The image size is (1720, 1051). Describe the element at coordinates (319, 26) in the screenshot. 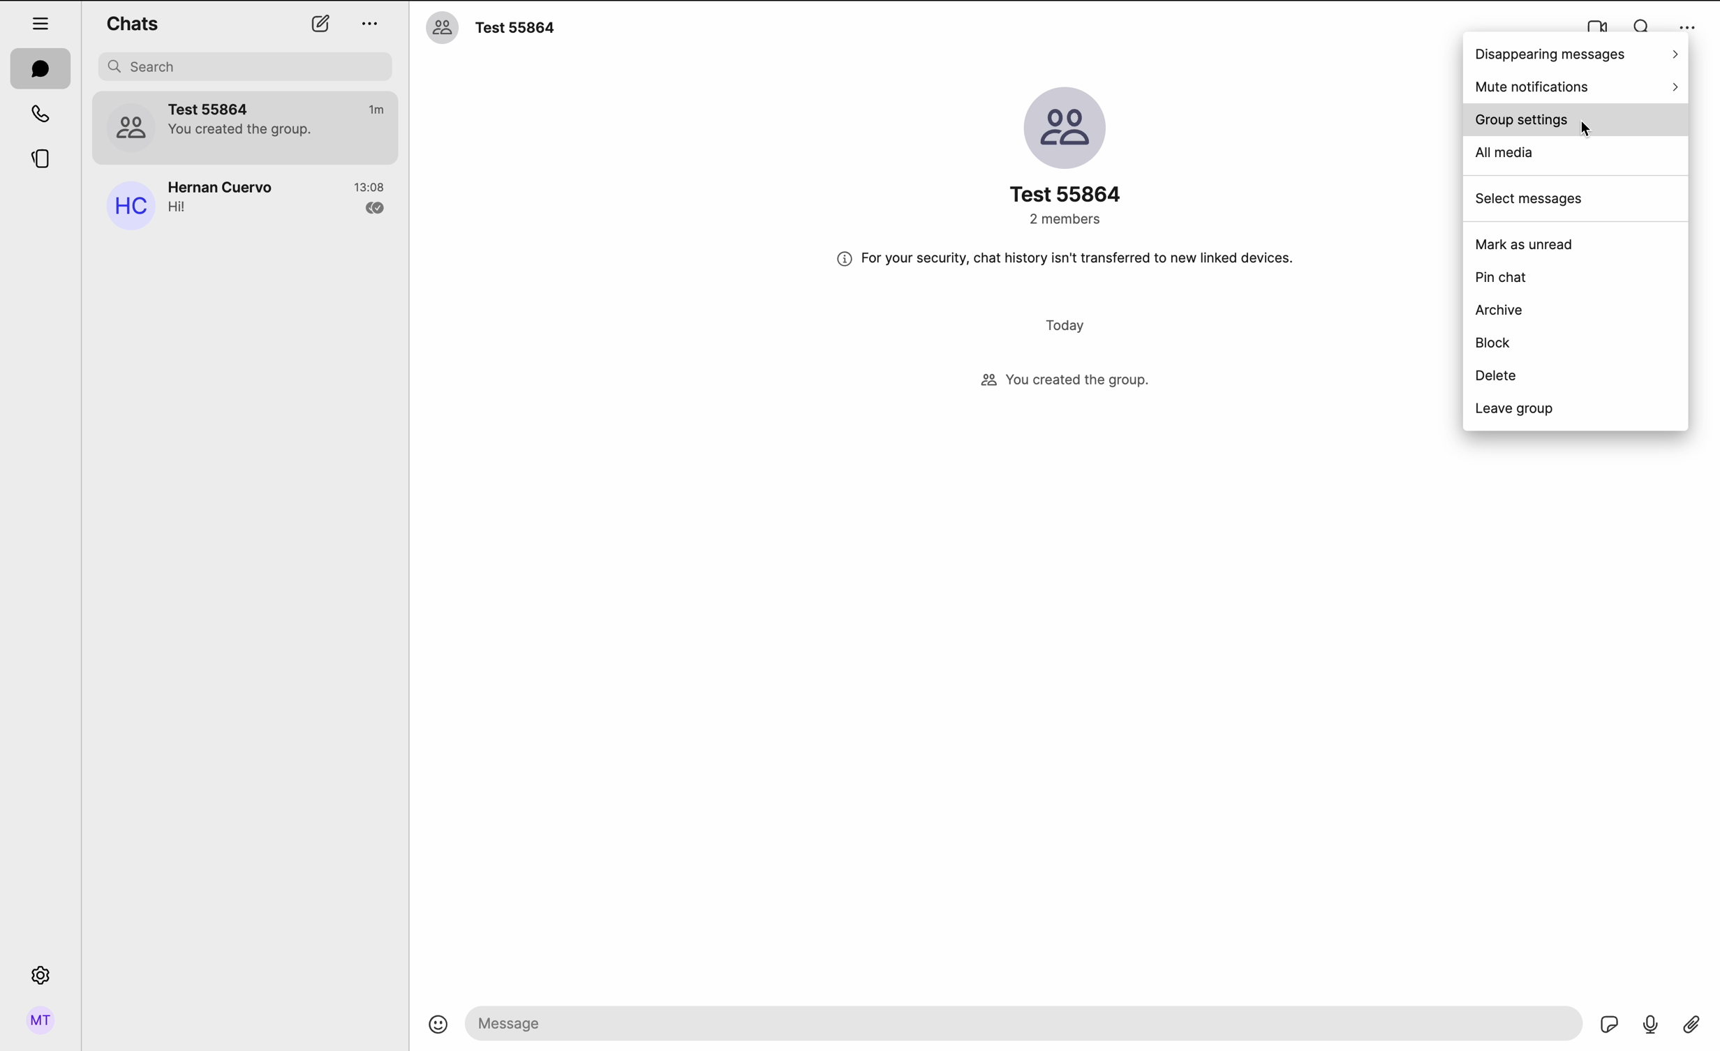

I see `new chat` at that location.